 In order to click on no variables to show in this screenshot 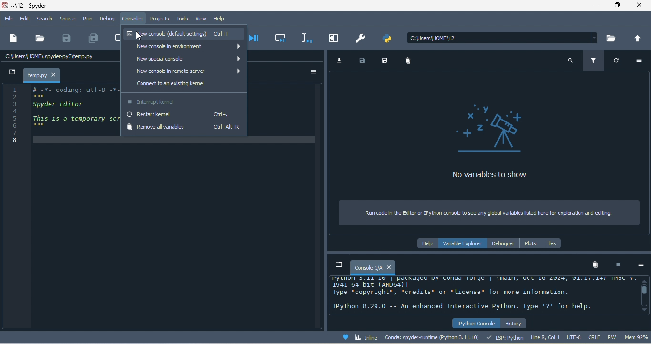, I will do `click(487, 142)`.